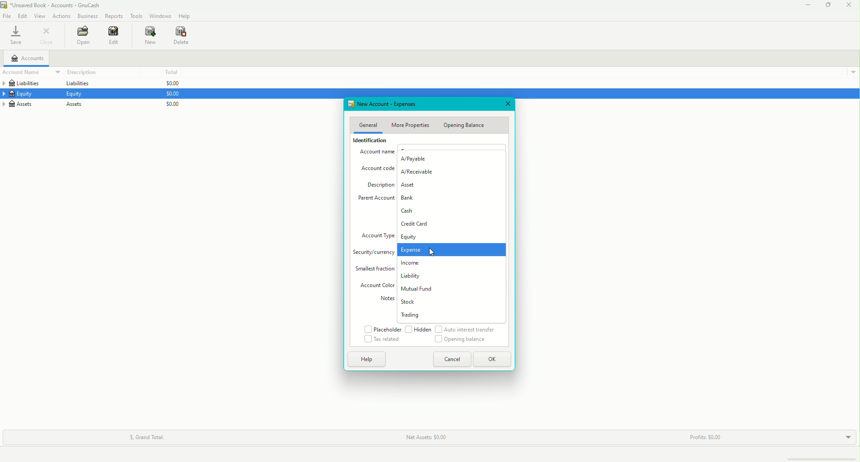  What do you see at coordinates (23, 95) in the screenshot?
I see `Equity` at bounding box center [23, 95].